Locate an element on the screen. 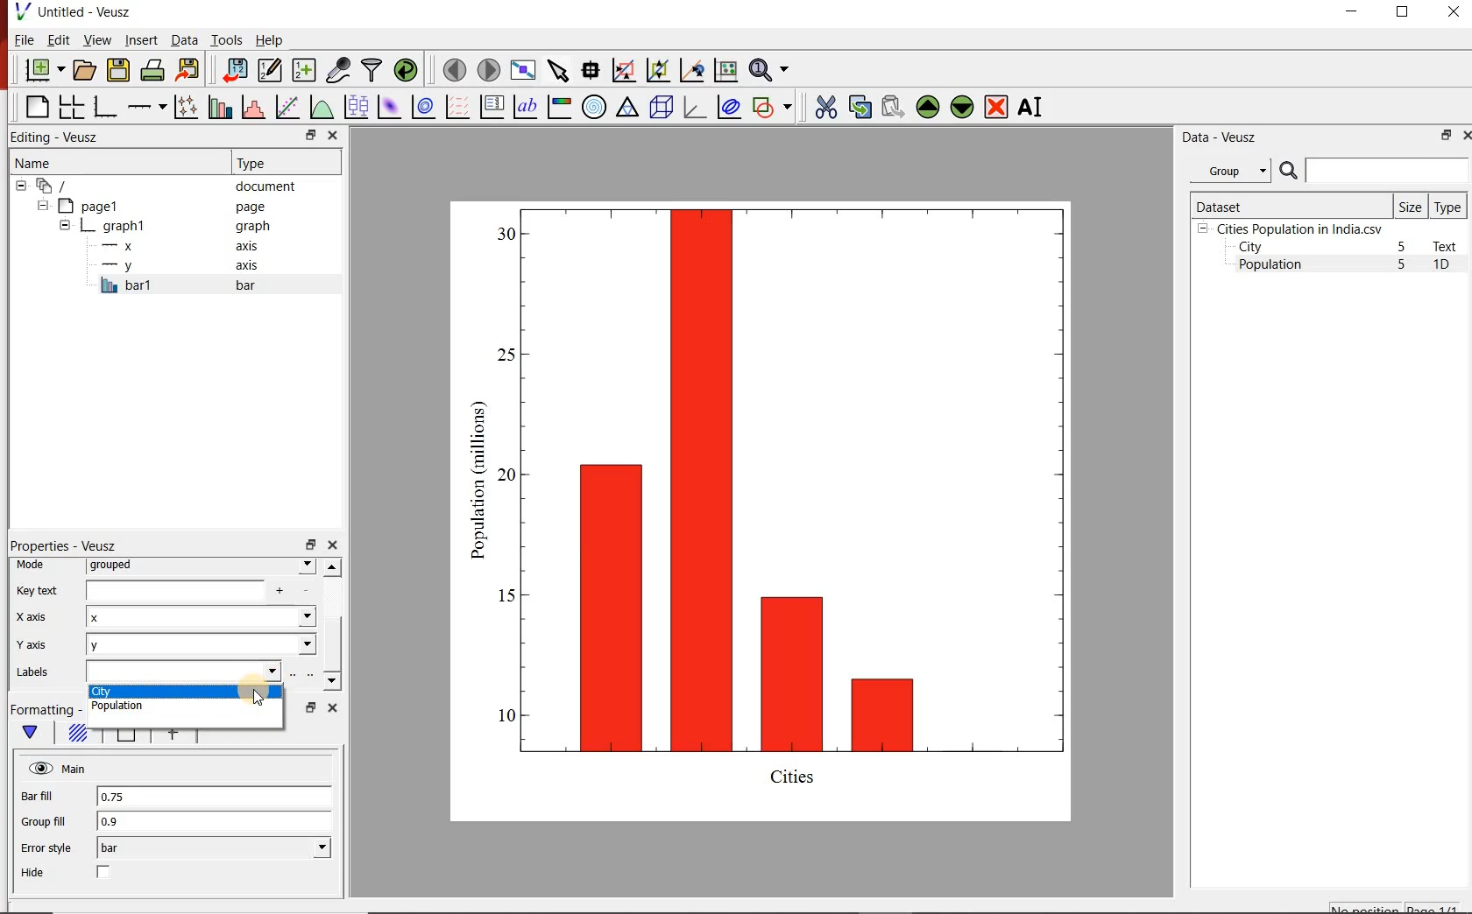 This screenshot has height=914, width=1472. filter data is located at coordinates (372, 71).